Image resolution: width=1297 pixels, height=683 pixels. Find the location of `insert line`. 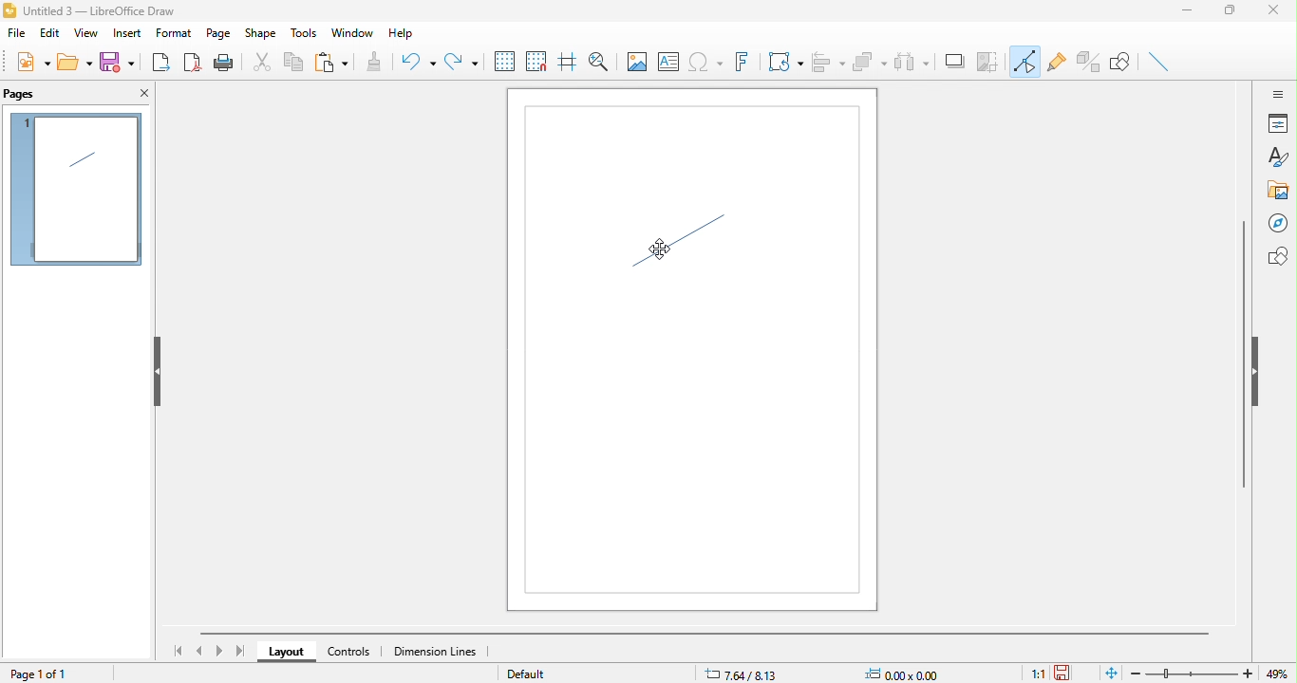

insert line is located at coordinates (1162, 63).